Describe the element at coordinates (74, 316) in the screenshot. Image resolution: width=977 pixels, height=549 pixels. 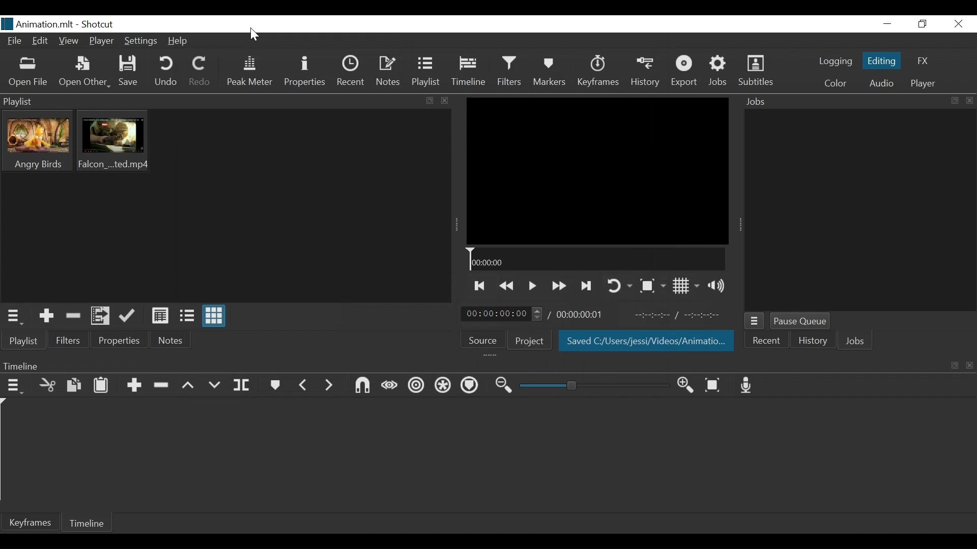
I see `Remove cut` at that location.